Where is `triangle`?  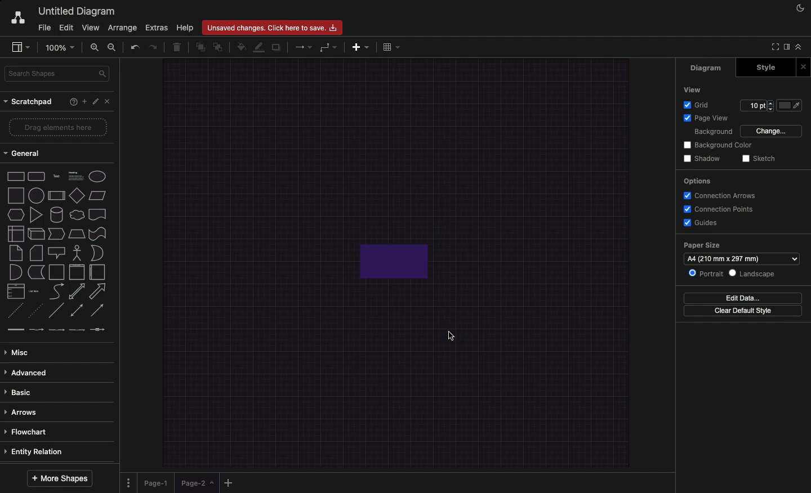 triangle is located at coordinates (35, 215).